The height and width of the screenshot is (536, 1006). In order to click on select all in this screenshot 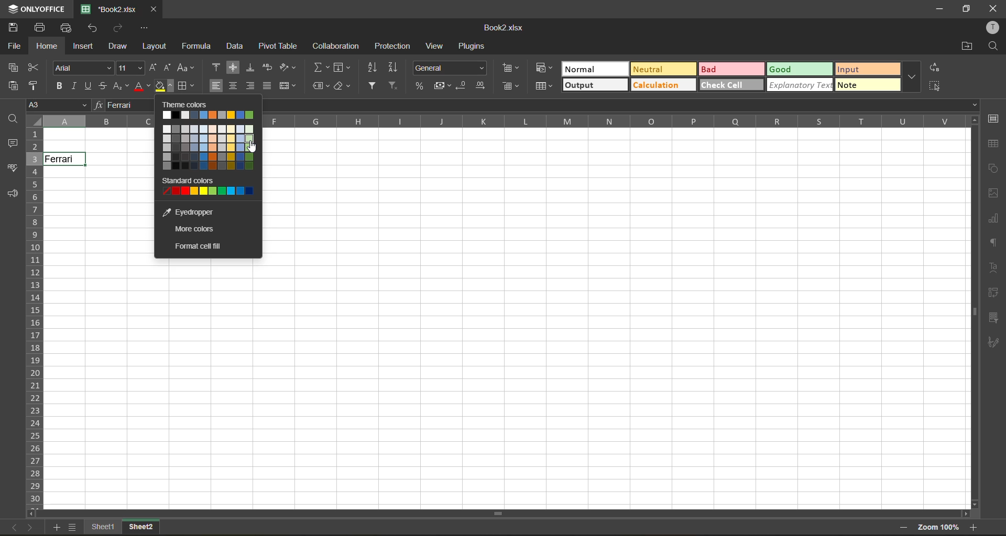, I will do `click(937, 86)`.